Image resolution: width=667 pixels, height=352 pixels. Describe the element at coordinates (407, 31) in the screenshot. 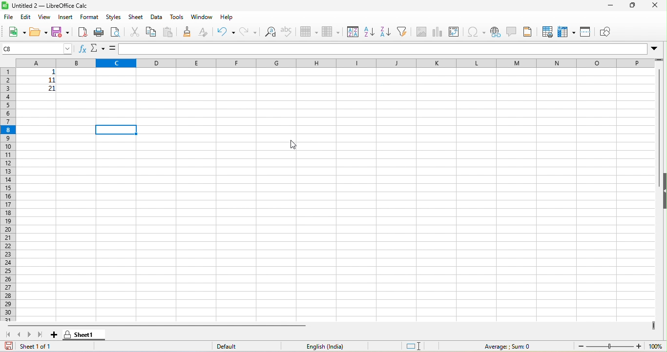

I see `filter` at that location.